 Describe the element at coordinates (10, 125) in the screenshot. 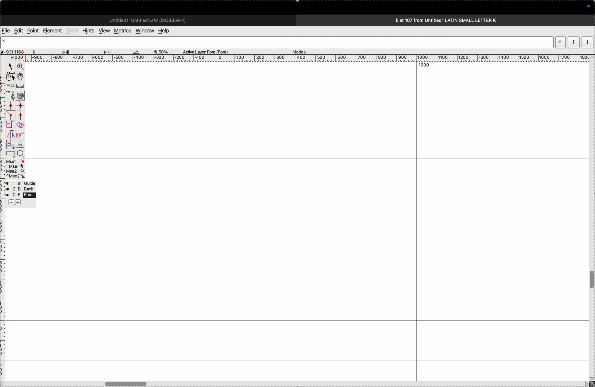

I see `clone` at that location.